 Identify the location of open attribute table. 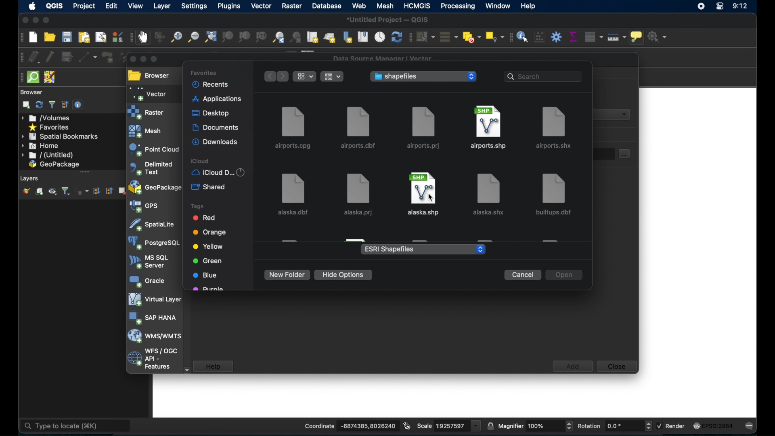
(595, 37).